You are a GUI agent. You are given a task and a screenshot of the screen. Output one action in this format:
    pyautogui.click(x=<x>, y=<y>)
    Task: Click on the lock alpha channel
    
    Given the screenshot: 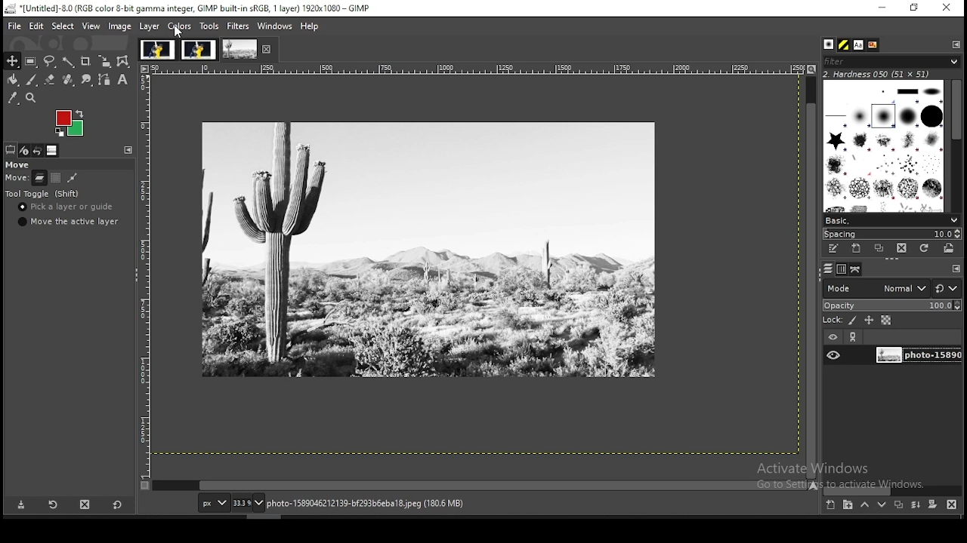 What is the action you would take?
    pyautogui.click(x=887, y=320)
    